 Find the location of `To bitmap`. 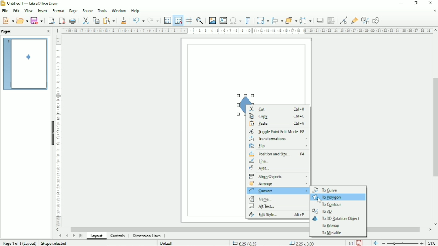

To bitmap is located at coordinates (331, 226).